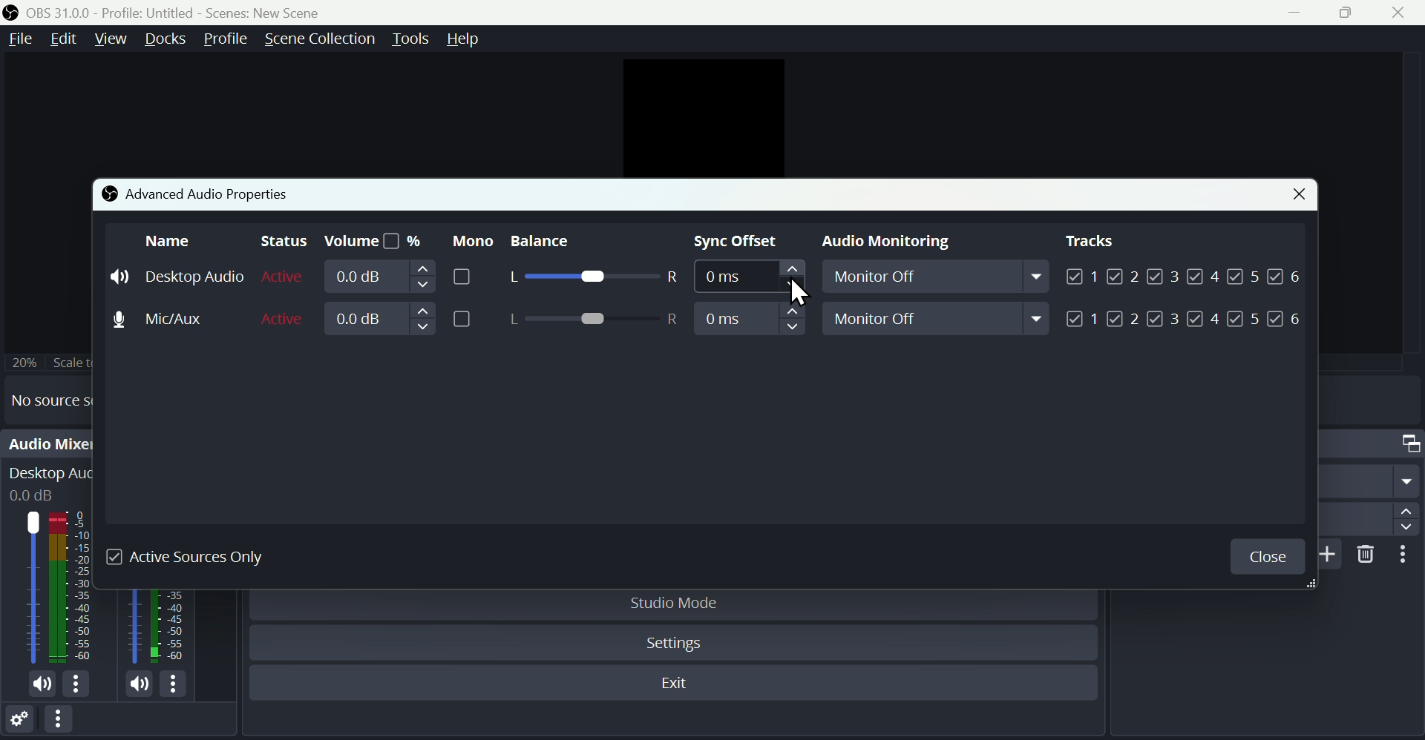 Image resolution: width=1425 pixels, height=740 pixels. I want to click on OBS 31.0 .0 profile: untitled Scene: New scene, so click(186, 12).